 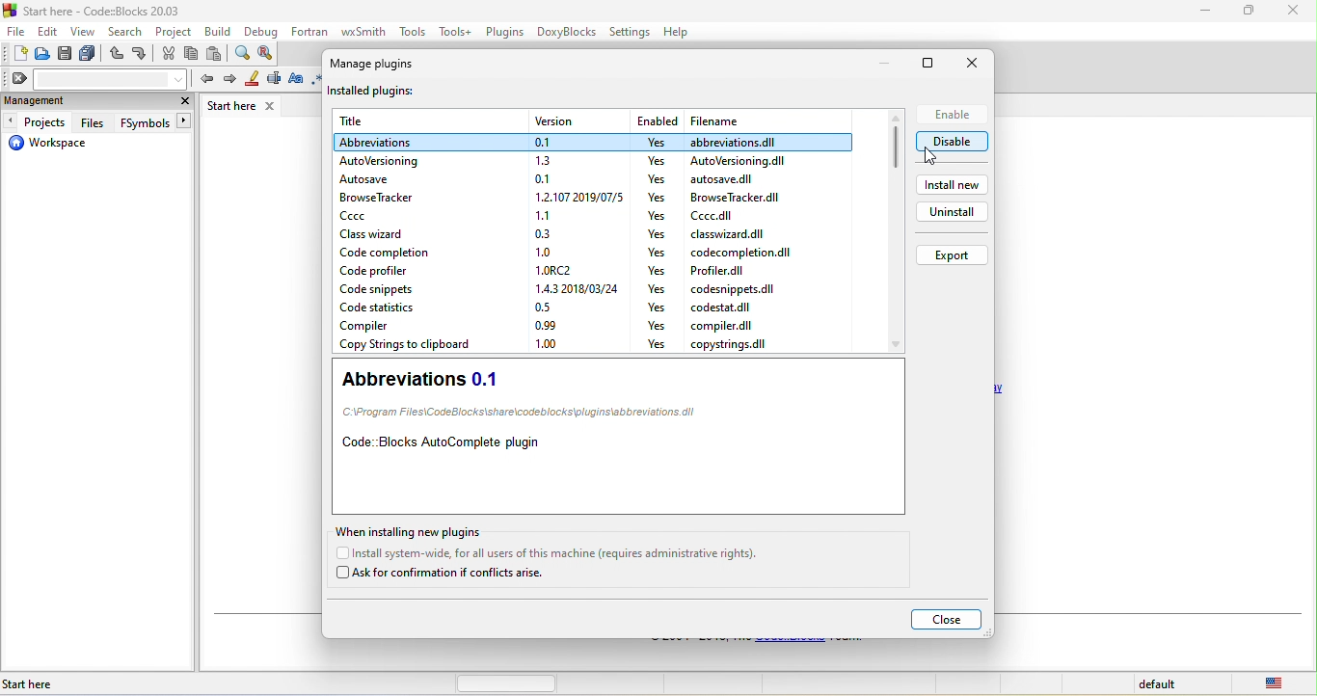 What do you see at coordinates (263, 30) in the screenshot?
I see `debug` at bounding box center [263, 30].